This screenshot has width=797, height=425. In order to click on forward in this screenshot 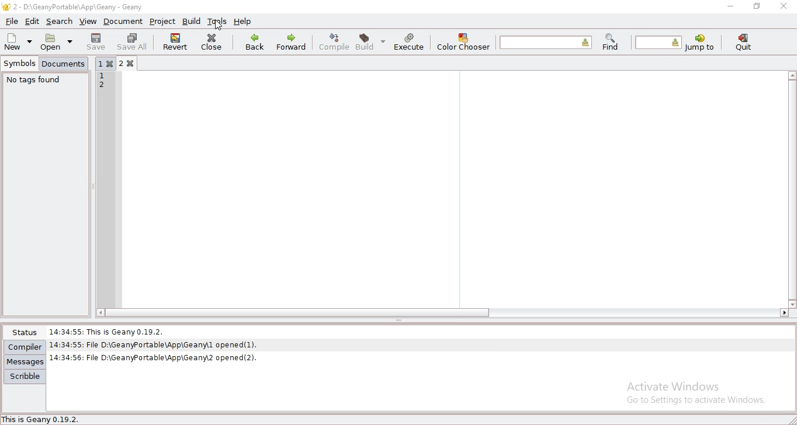, I will do `click(293, 41)`.